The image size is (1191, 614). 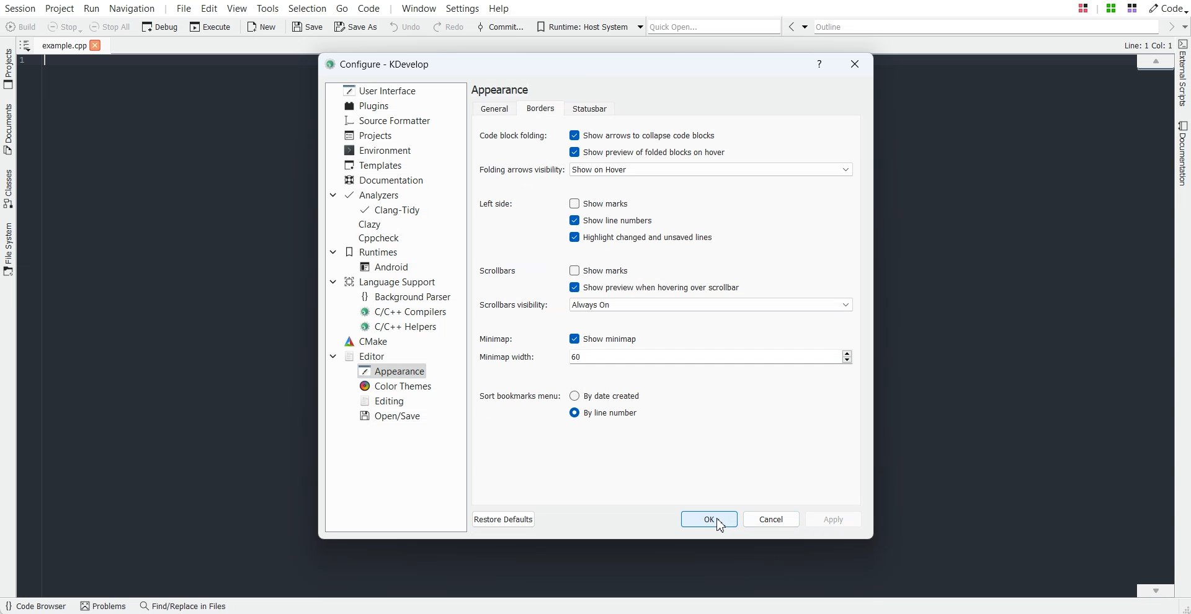 I want to click on Restore Defaults, so click(x=504, y=519).